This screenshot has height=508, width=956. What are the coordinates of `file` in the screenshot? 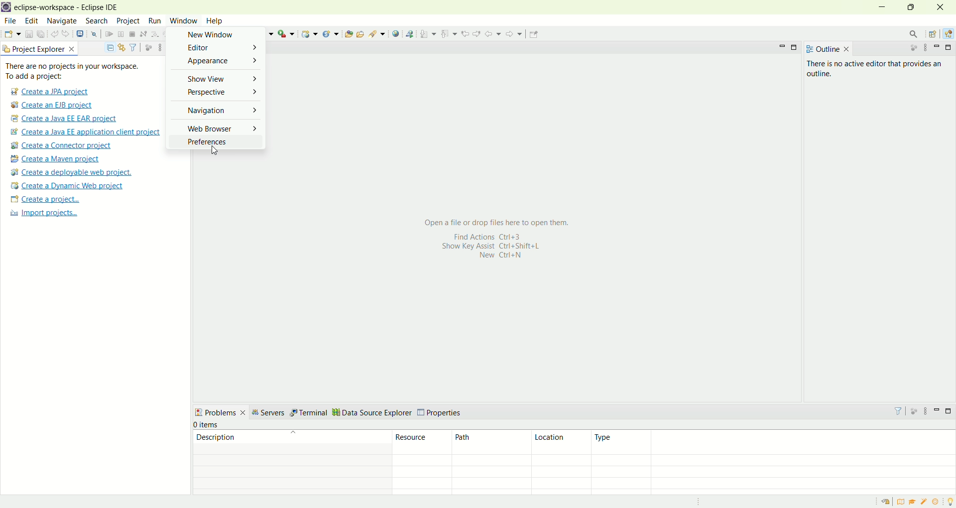 It's located at (9, 21).